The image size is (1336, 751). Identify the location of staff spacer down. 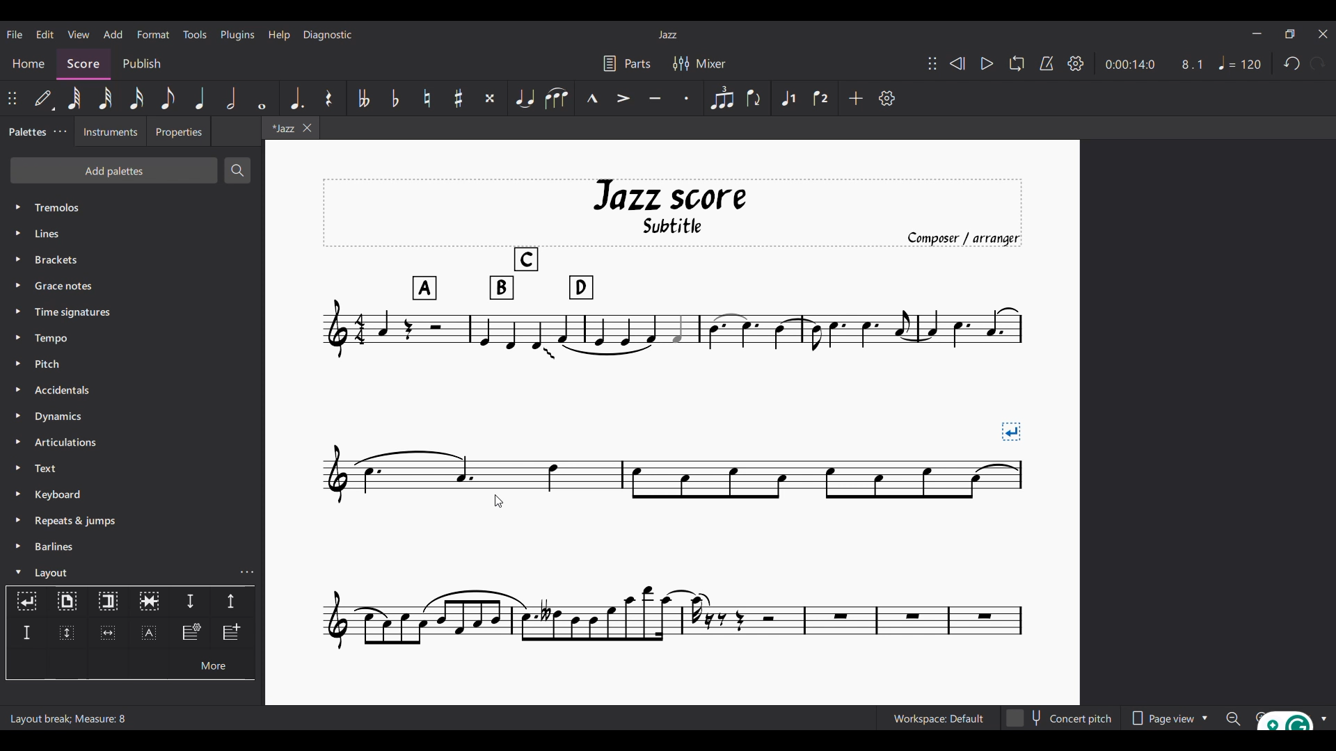
(190, 602).